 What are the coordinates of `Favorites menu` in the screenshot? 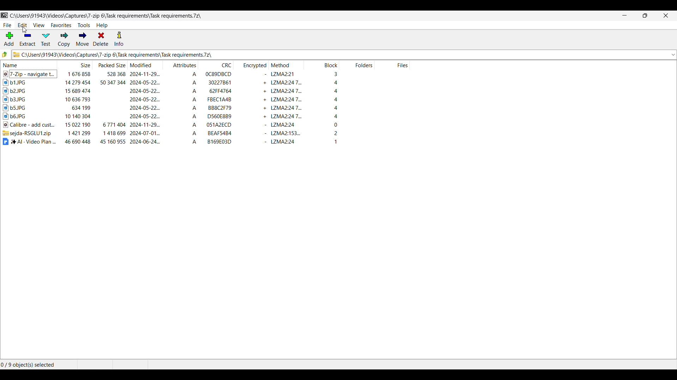 It's located at (61, 25).